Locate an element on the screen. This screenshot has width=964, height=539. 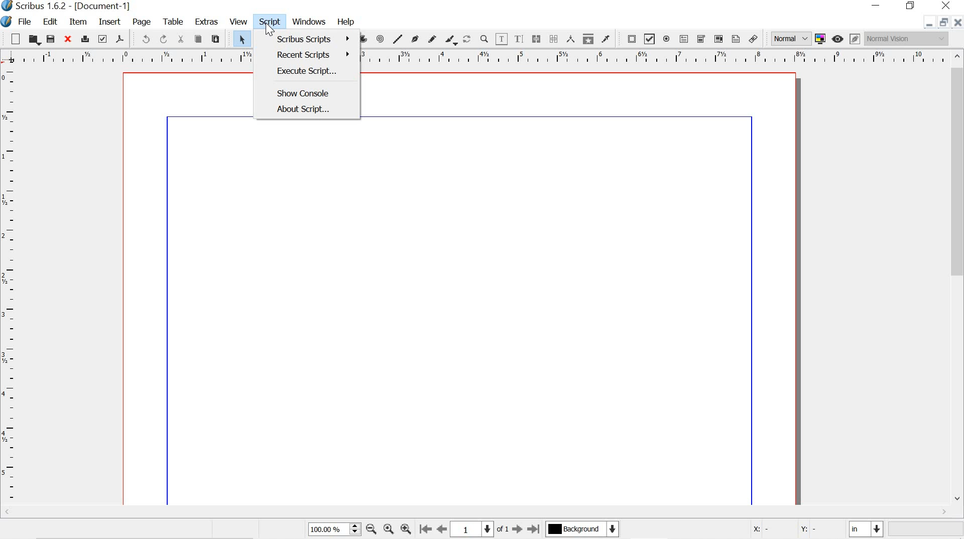
100% is located at coordinates (332, 528).